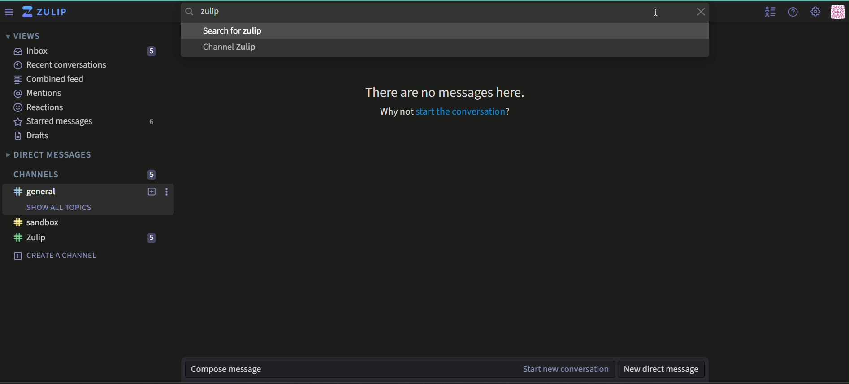  What do you see at coordinates (22, 36) in the screenshot?
I see `Views` at bounding box center [22, 36].